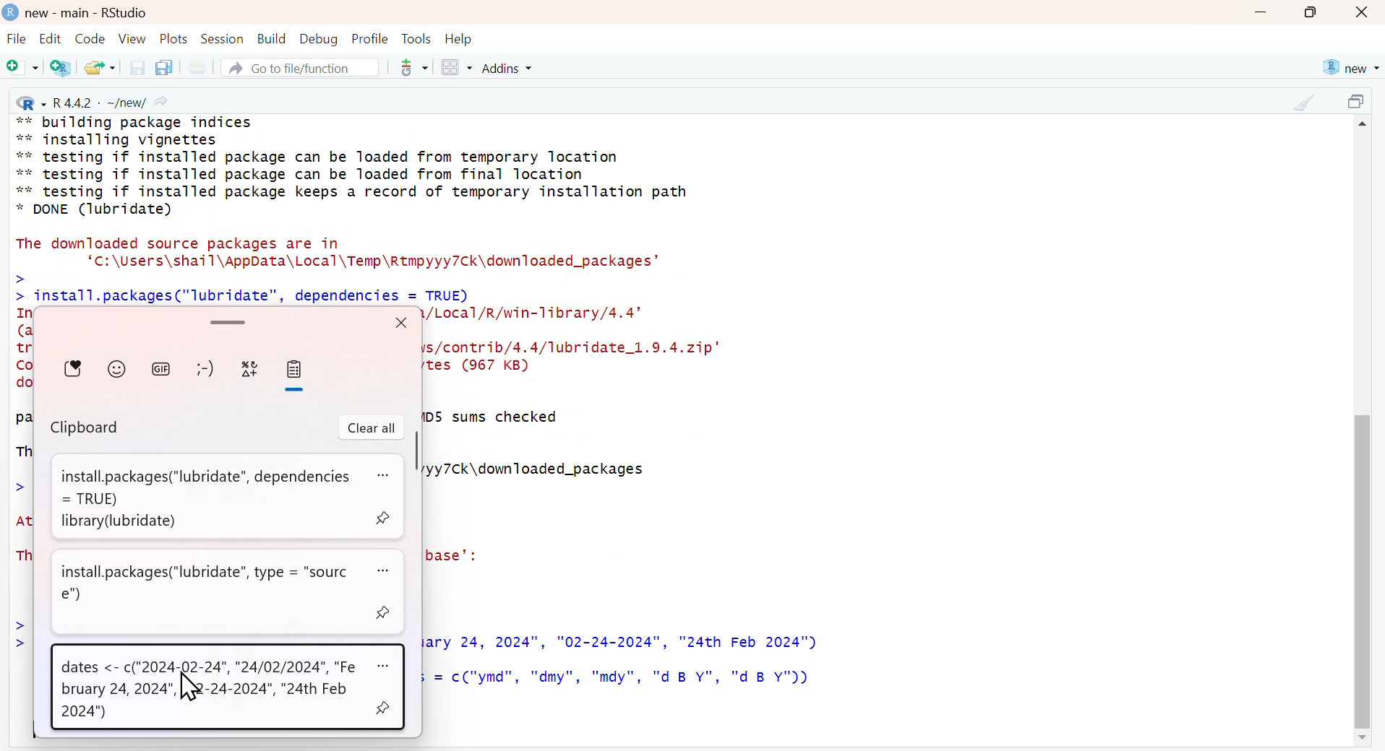 This screenshot has width=1385, height=751. Describe the element at coordinates (317, 38) in the screenshot. I see `Debug` at that location.